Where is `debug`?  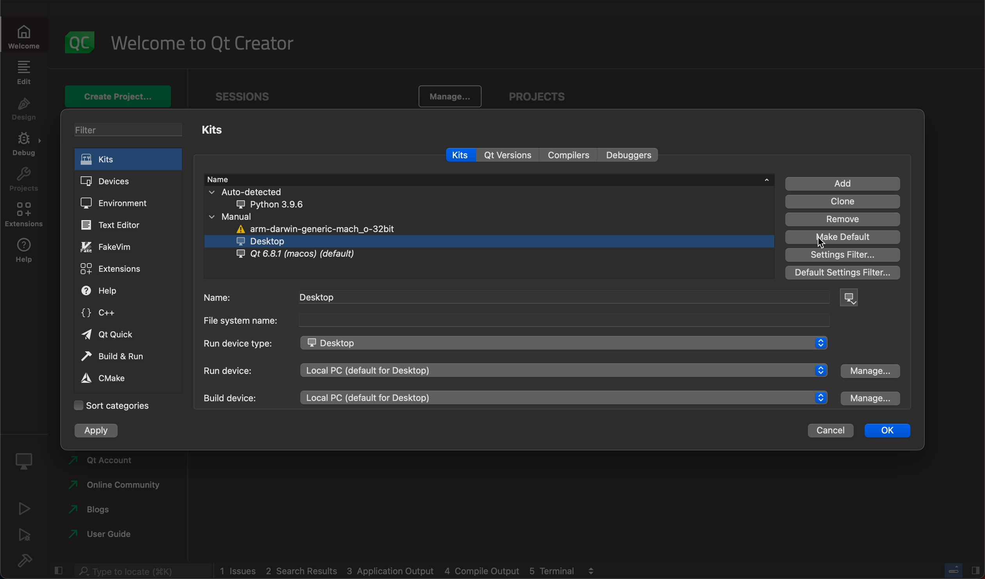 debug is located at coordinates (25, 537).